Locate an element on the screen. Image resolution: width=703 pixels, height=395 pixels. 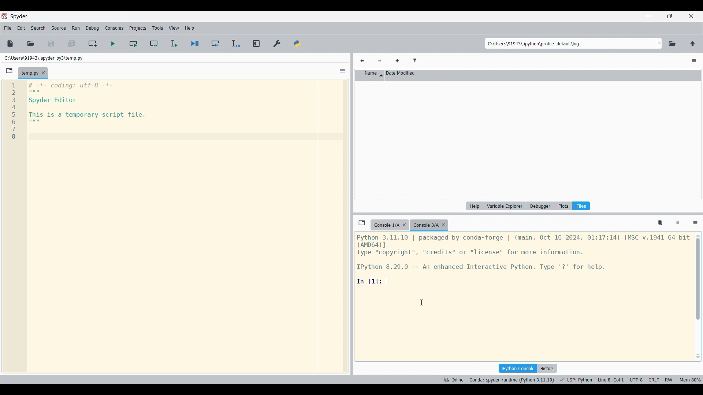
Maximize current pane is located at coordinates (257, 44).